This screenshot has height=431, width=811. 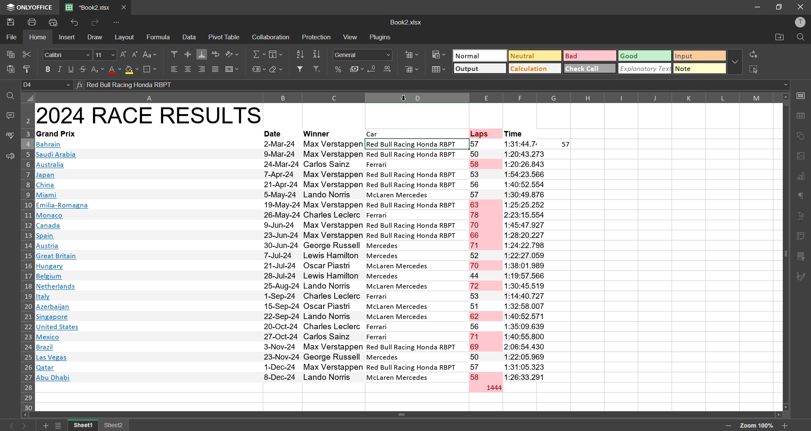 What do you see at coordinates (152, 54) in the screenshot?
I see `change case` at bounding box center [152, 54].